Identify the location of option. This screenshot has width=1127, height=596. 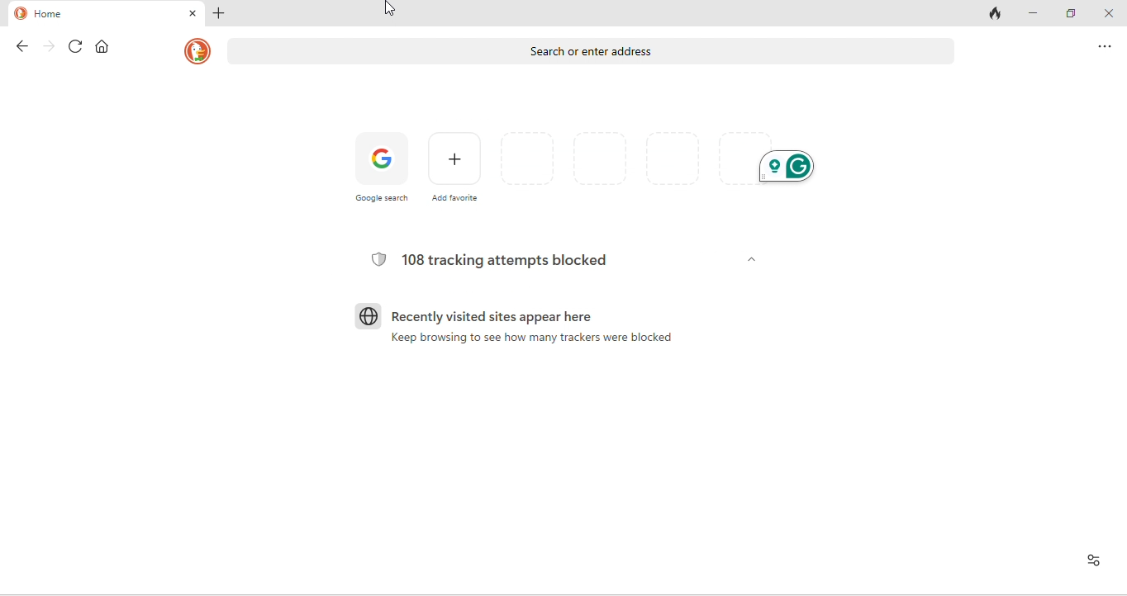
(1104, 50).